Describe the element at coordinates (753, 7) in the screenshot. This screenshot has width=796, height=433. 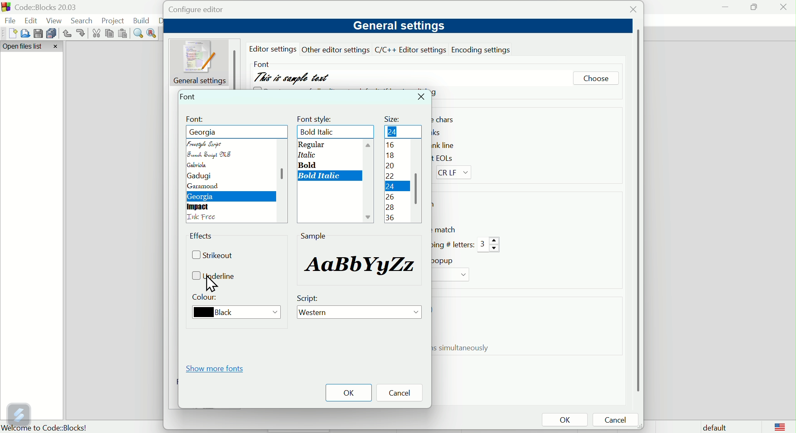
I see `maximise` at that location.